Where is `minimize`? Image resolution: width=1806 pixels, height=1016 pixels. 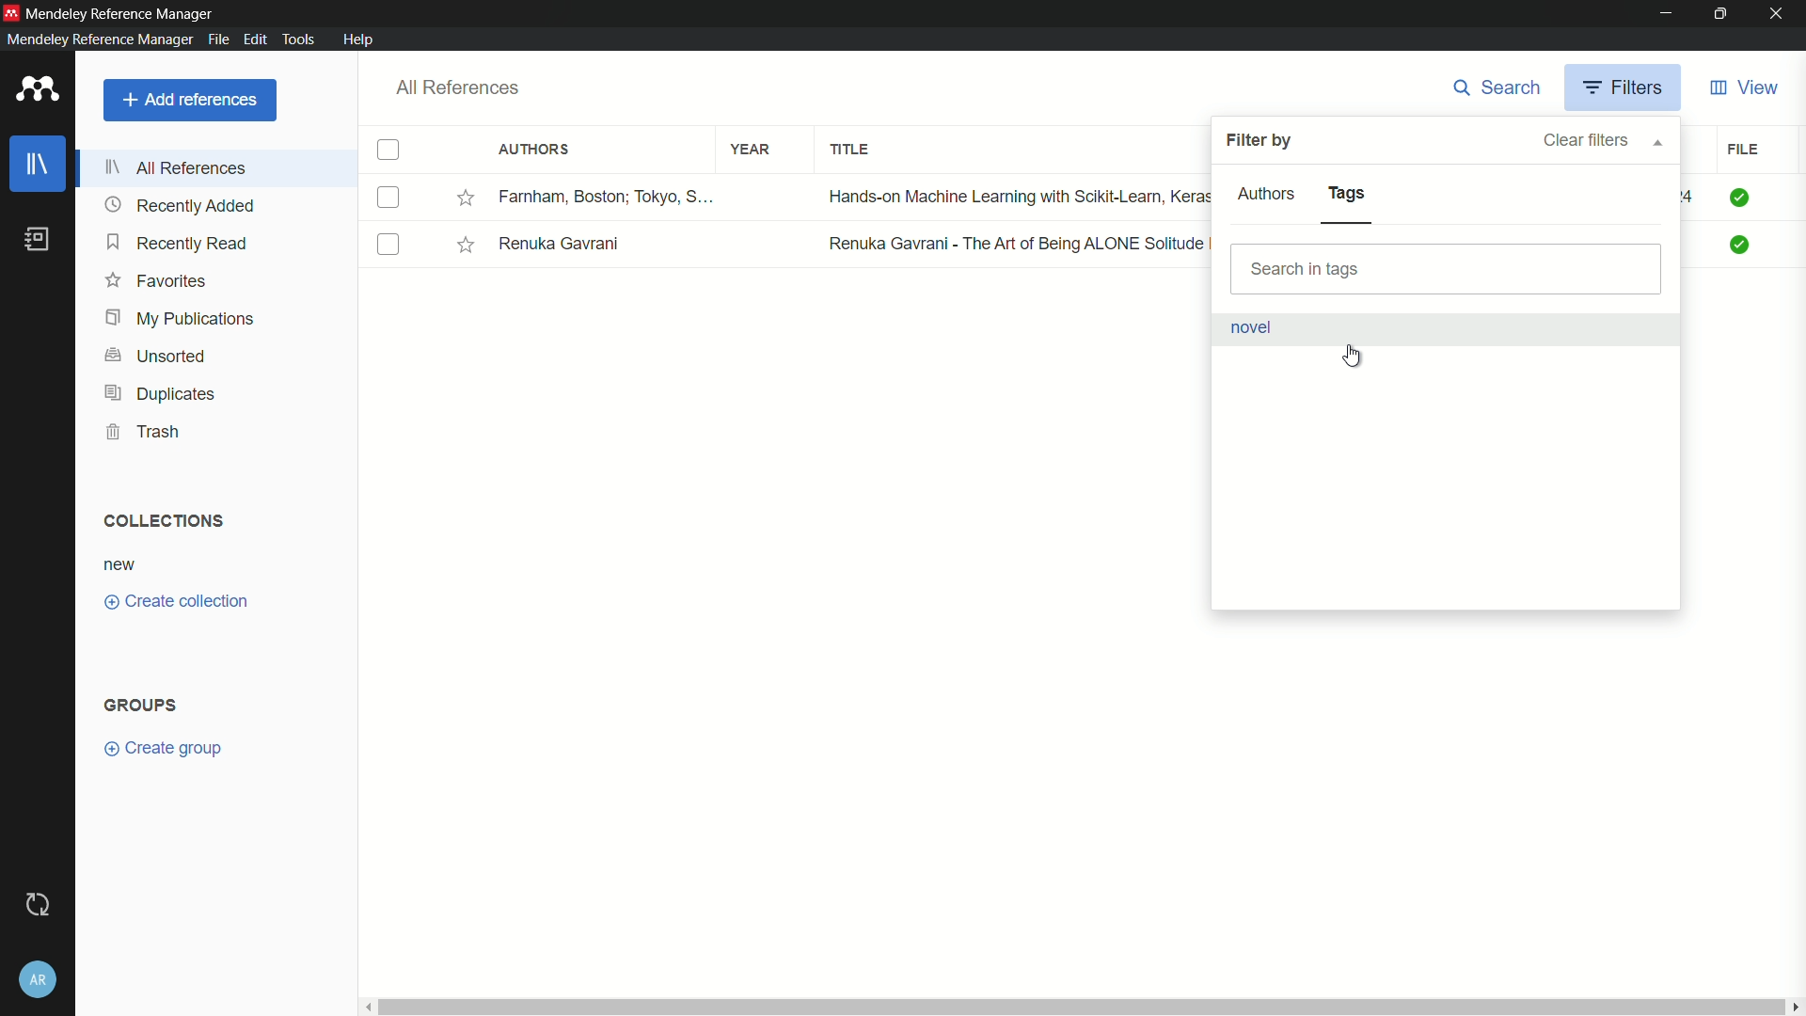
minimize is located at coordinates (1664, 14).